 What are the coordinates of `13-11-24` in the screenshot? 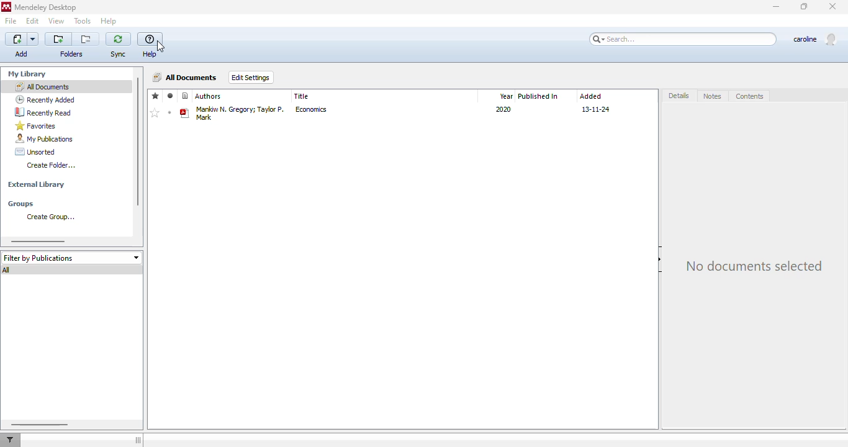 It's located at (595, 109).